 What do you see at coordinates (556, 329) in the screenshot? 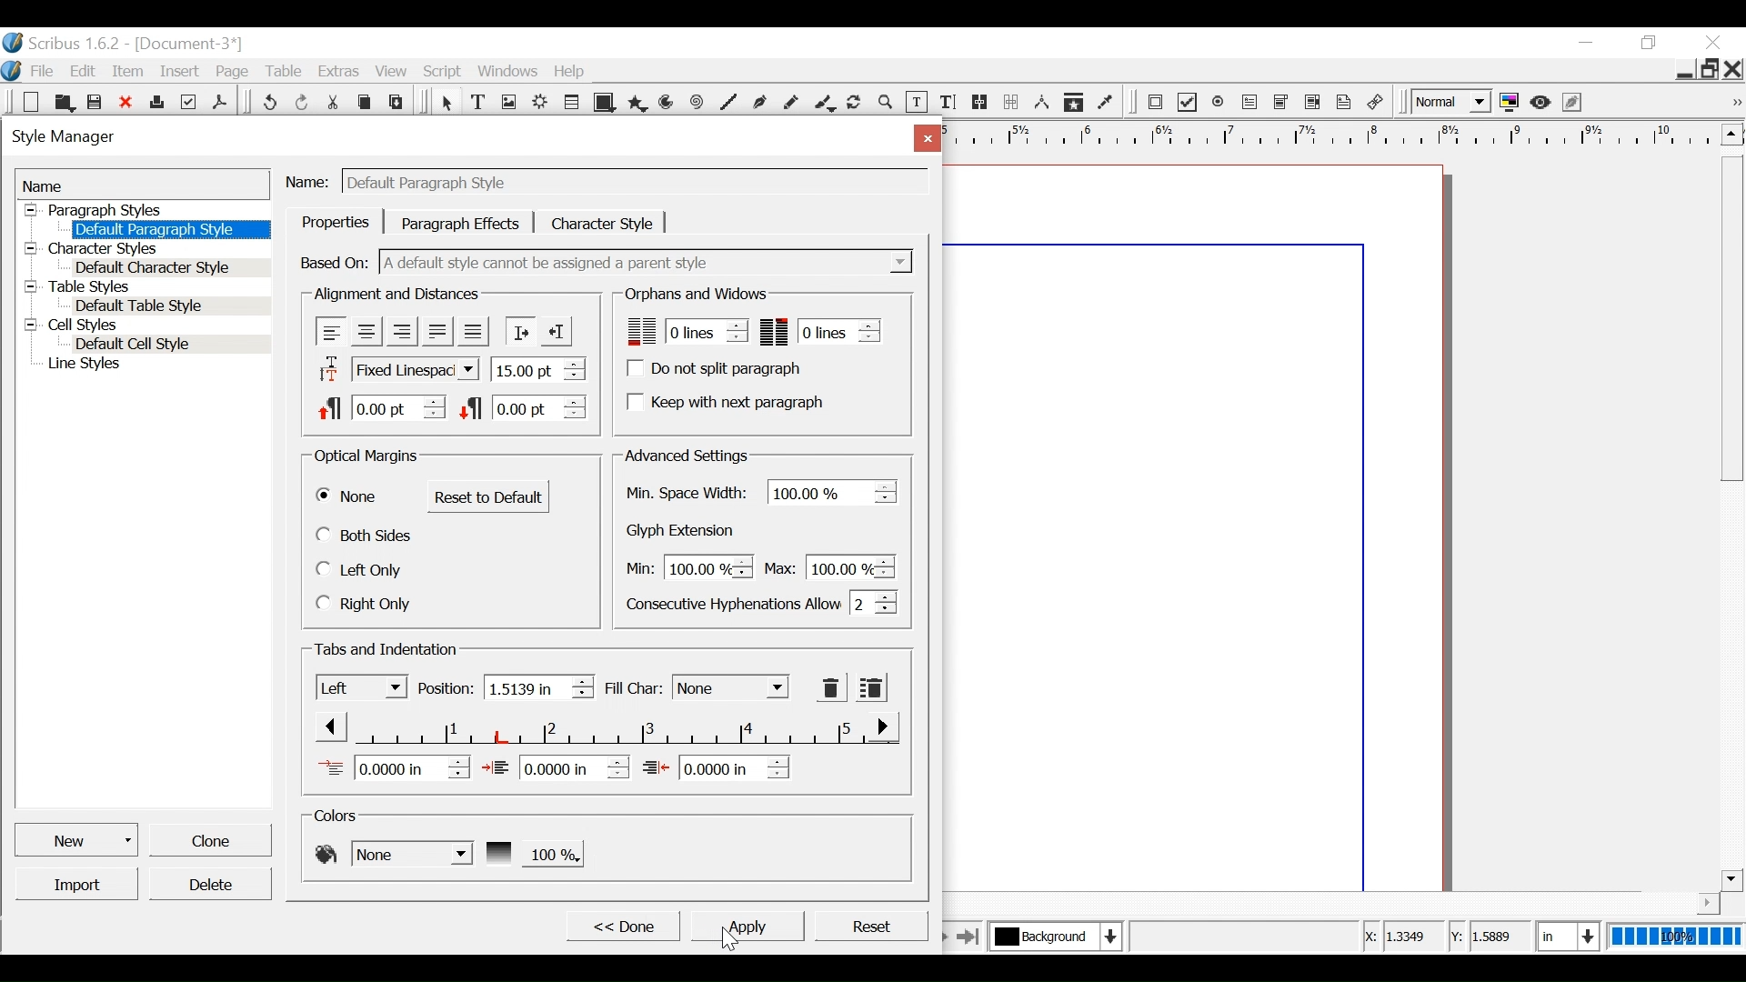
I see `Push Indent to the left` at bounding box center [556, 329].